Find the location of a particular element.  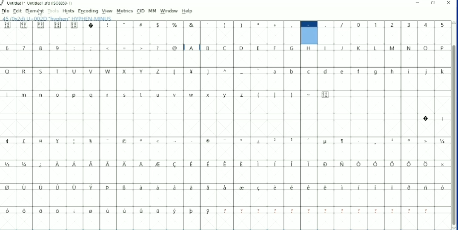

Edit is located at coordinates (17, 11).